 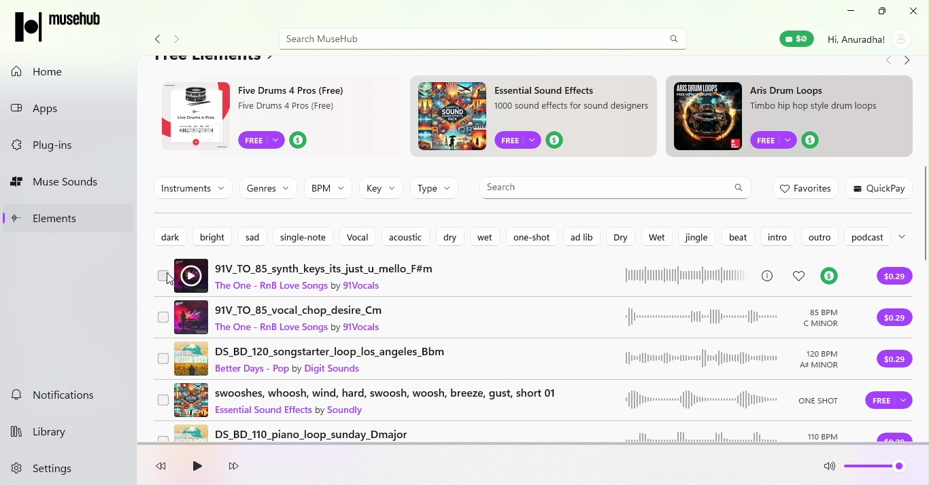 What do you see at coordinates (828, 277) in the screenshot?
I see `tip` at bounding box center [828, 277].